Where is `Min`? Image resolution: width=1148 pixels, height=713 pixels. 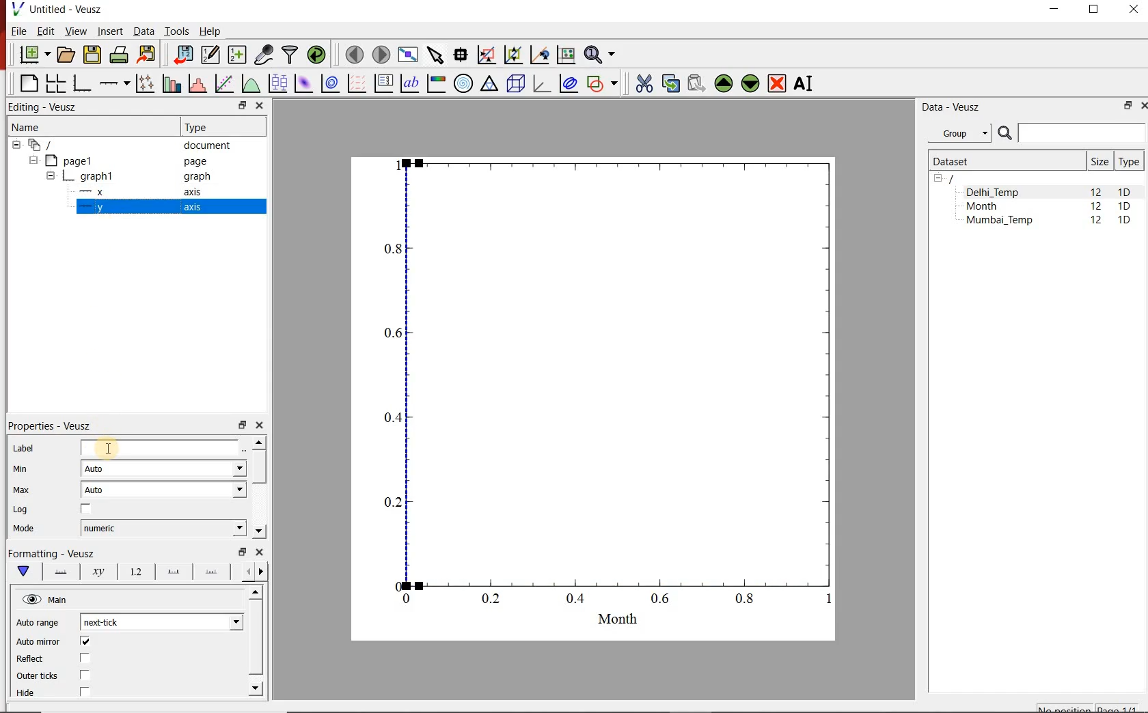
Min is located at coordinates (19, 469).